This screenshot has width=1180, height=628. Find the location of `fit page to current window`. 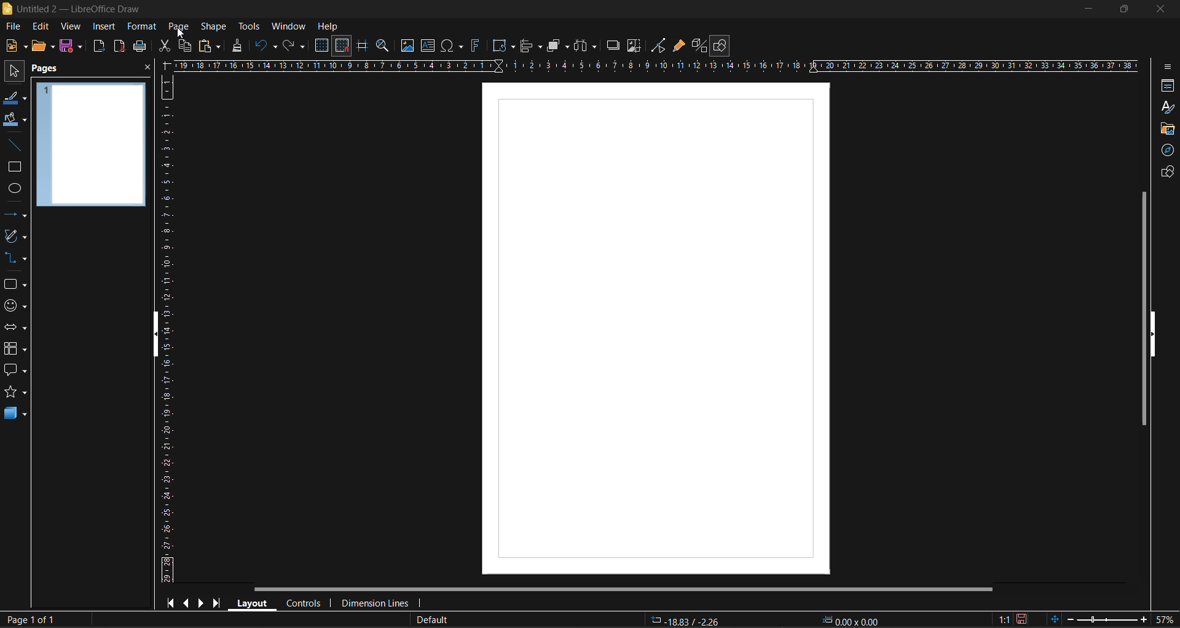

fit page to current window is located at coordinates (1054, 619).